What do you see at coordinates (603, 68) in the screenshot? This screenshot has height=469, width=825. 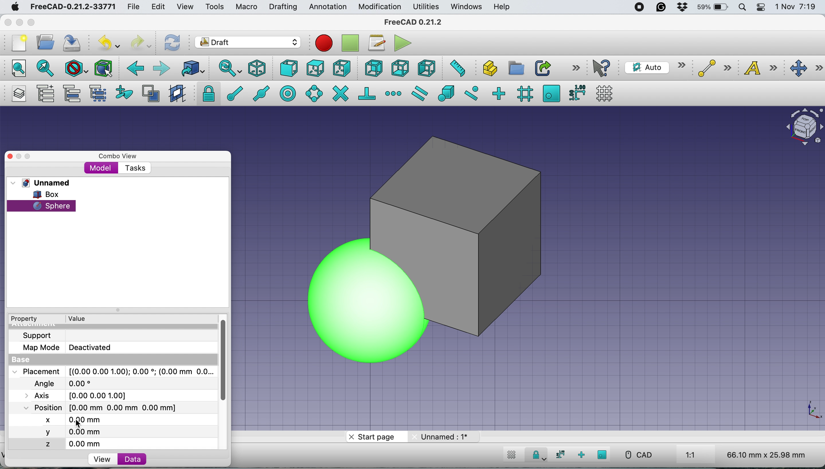 I see `what's this` at bounding box center [603, 68].